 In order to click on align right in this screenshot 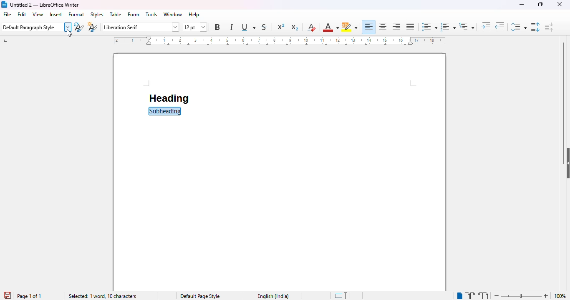, I will do `click(396, 27)`.